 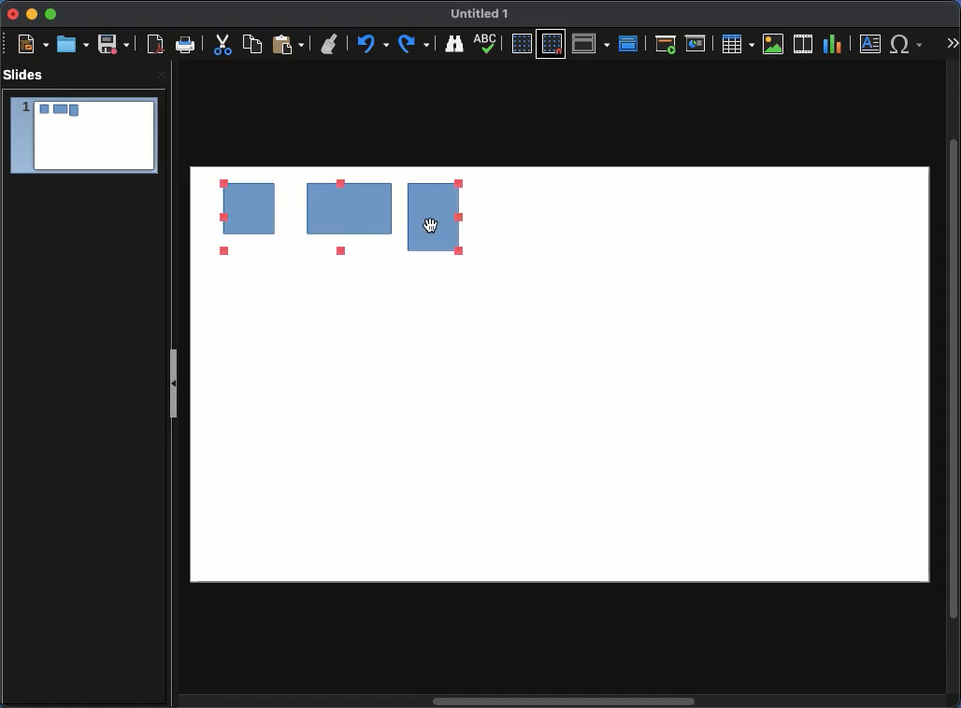 What do you see at coordinates (13, 15) in the screenshot?
I see `Close` at bounding box center [13, 15].